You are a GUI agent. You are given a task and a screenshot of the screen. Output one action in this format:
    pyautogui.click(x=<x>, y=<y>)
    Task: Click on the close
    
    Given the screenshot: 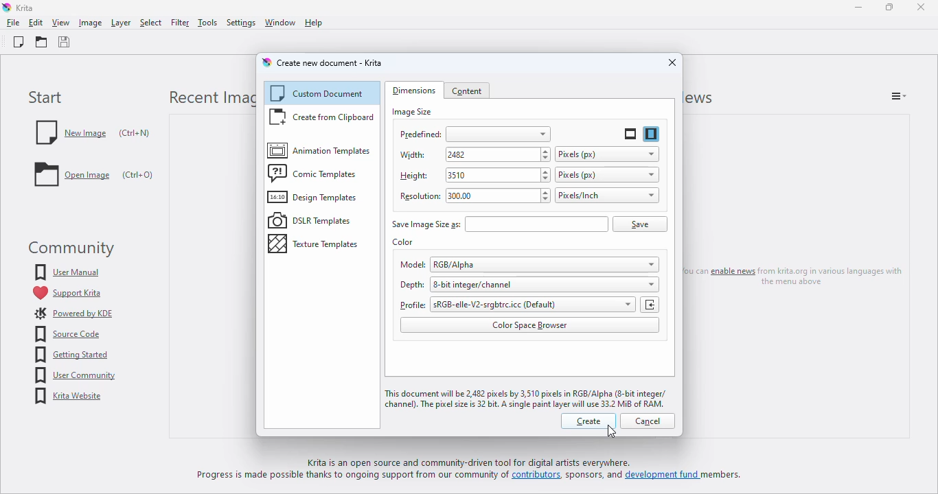 What is the action you would take?
    pyautogui.click(x=672, y=62)
    